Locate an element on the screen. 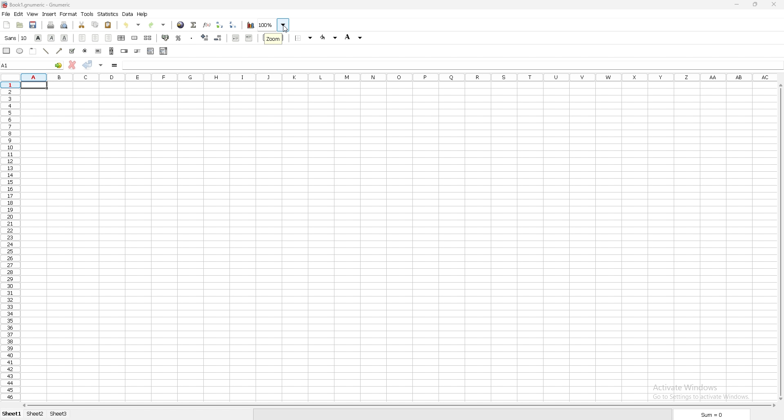 The height and width of the screenshot is (420, 784). sheet 2 is located at coordinates (35, 414).